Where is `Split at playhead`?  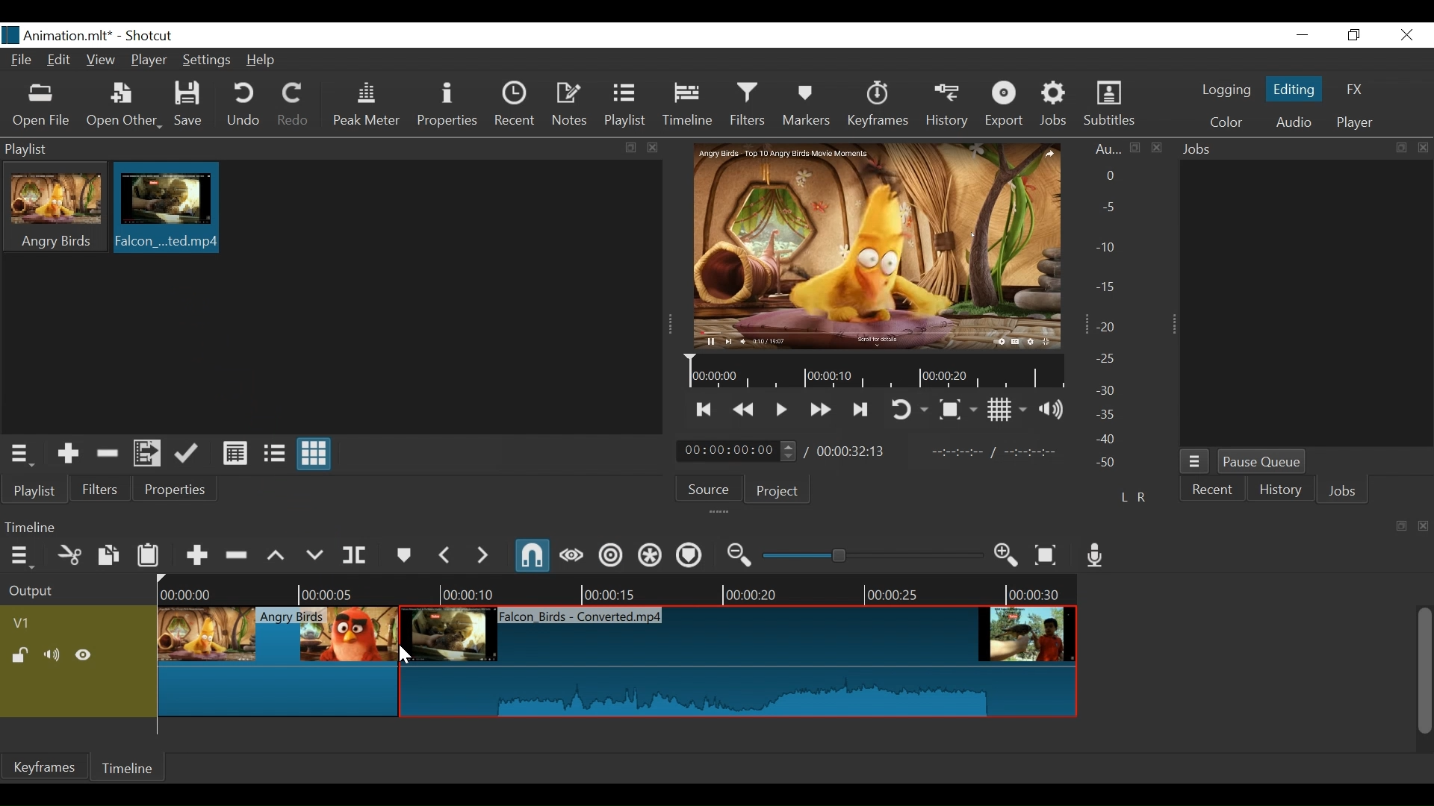 Split at playhead is located at coordinates (355, 554).